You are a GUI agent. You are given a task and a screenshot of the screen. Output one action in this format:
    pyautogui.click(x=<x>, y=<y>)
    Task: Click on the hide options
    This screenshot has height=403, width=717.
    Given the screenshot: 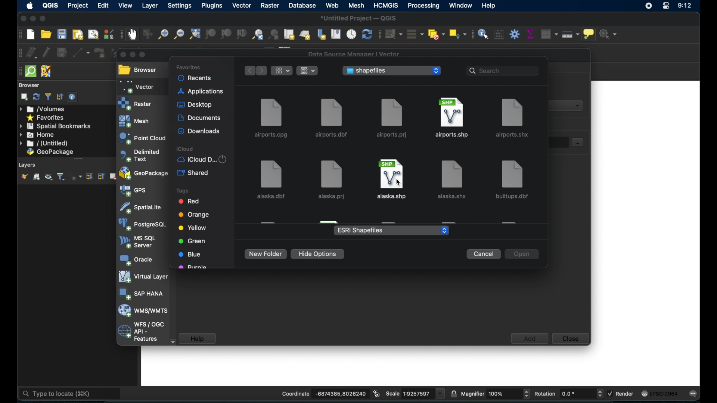 What is the action you would take?
    pyautogui.click(x=317, y=254)
    